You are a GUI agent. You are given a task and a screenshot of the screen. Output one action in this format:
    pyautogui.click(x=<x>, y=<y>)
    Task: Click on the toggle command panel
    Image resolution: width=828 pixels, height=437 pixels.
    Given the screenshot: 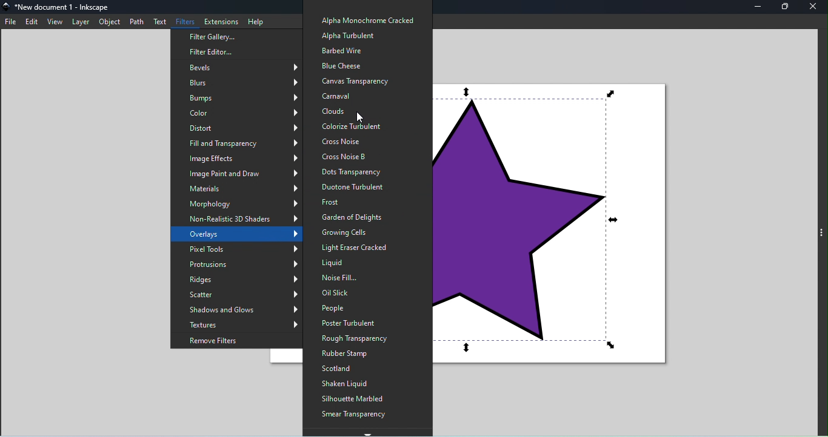 What is the action you would take?
    pyautogui.click(x=823, y=235)
    